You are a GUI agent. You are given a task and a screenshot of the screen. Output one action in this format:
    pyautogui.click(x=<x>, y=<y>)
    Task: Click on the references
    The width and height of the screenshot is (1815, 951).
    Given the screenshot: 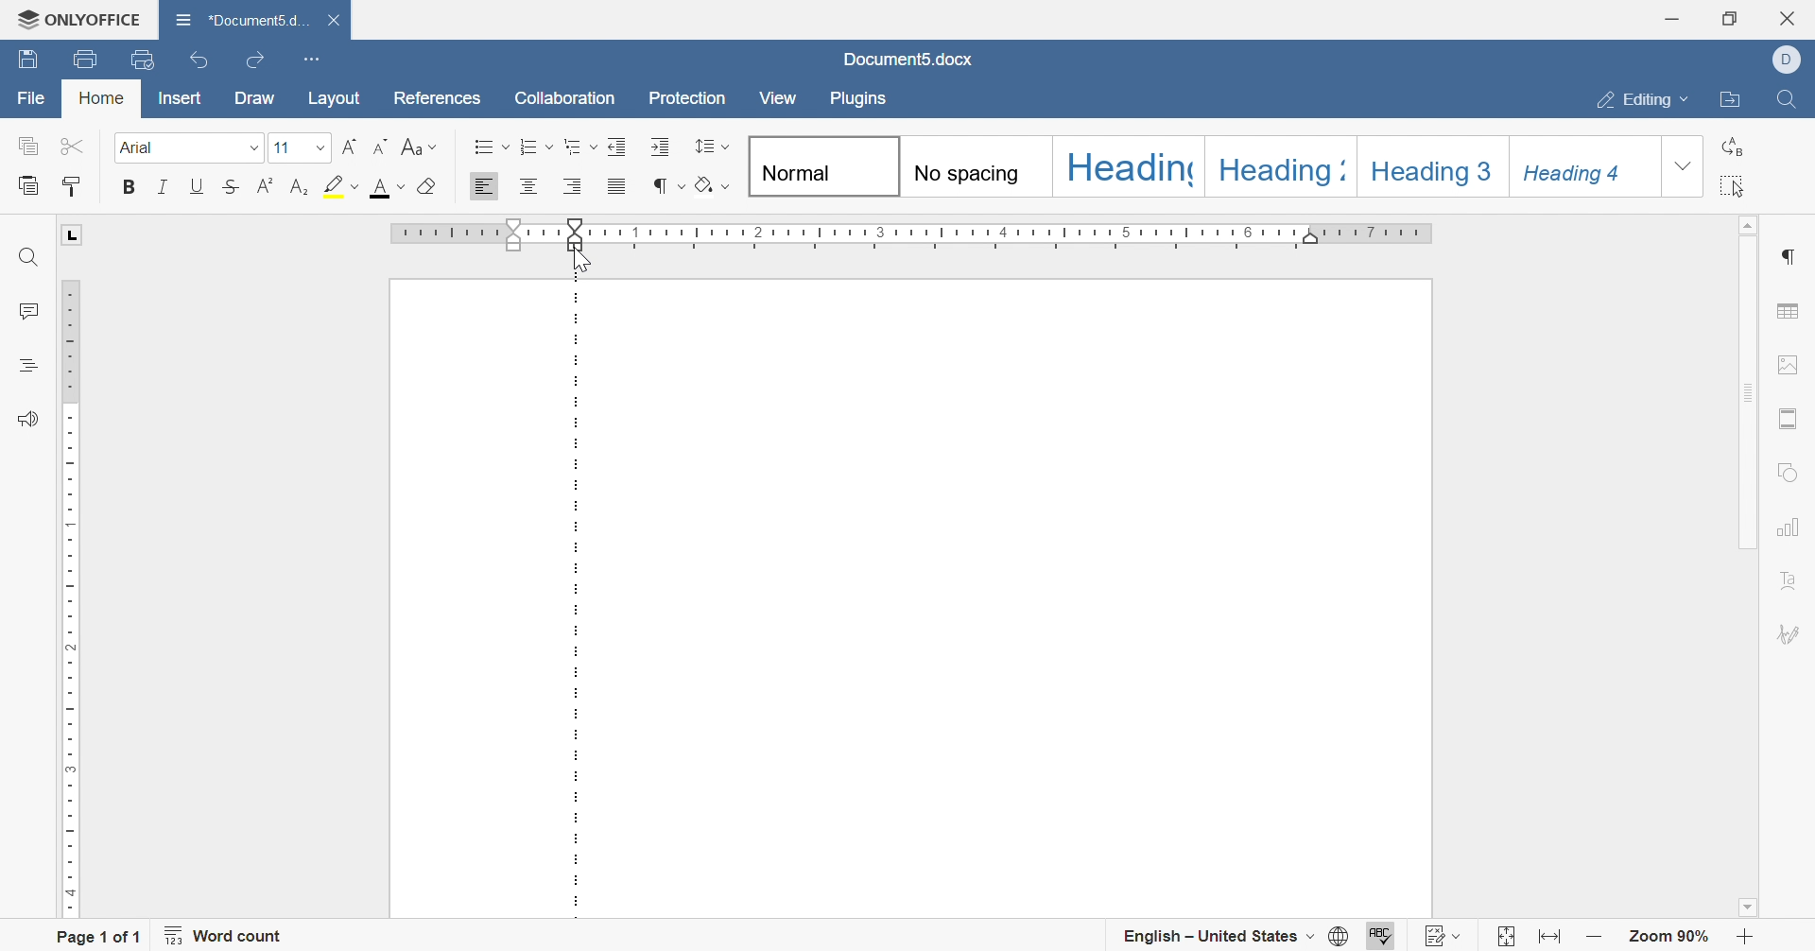 What is the action you would take?
    pyautogui.click(x=438, y=97)
    